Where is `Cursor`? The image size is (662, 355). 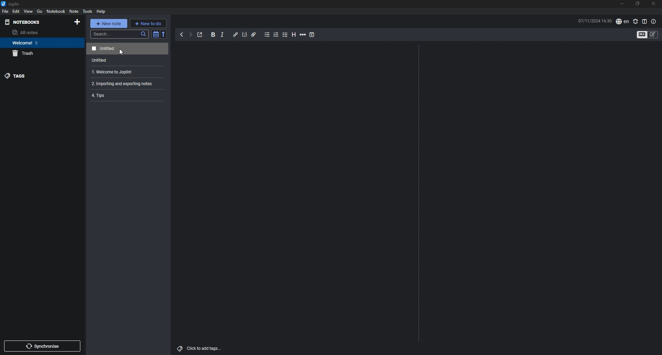
Cursor is located at coordinates (120, 52).